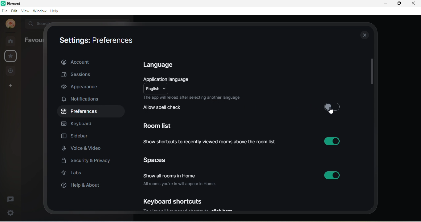 The width and height of the screenshot is (421, 222). I want to click on security and privacy, so click(87, 160).